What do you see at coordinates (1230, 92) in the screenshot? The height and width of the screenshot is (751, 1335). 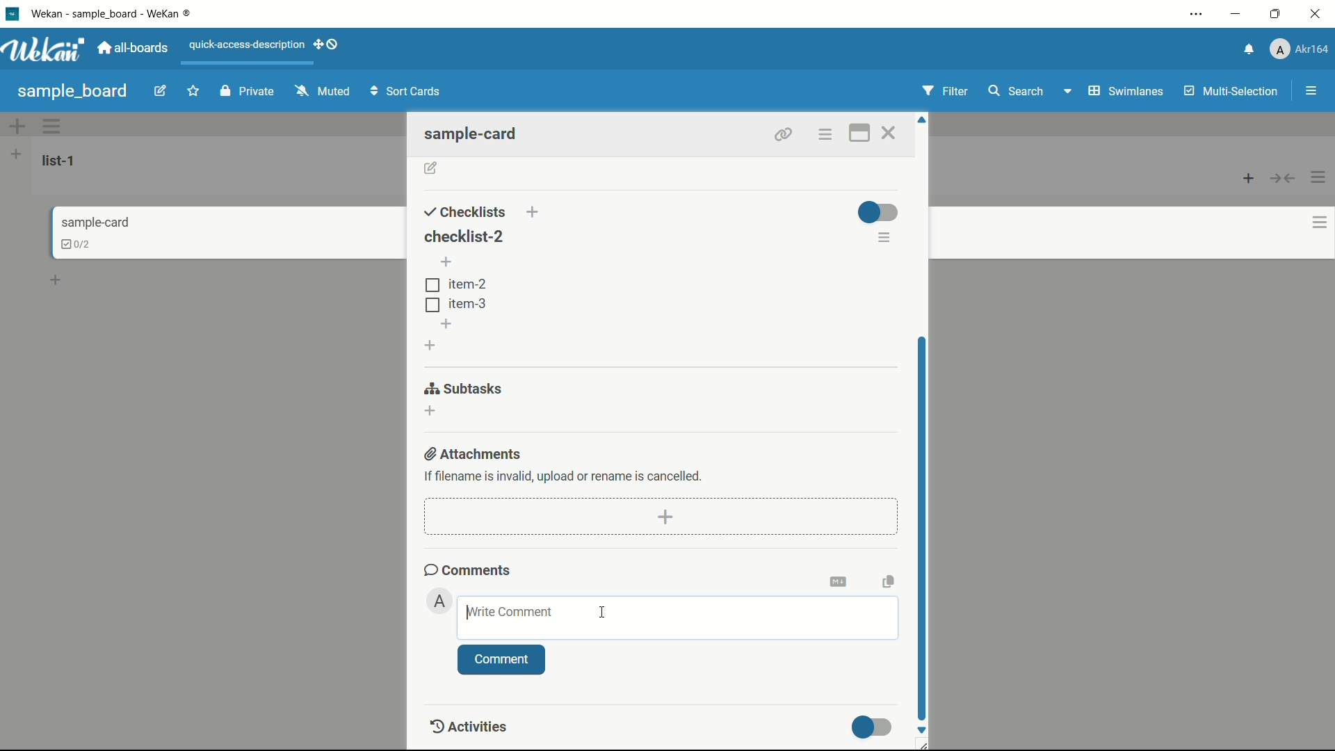 I see `multi selection` at bounding box center [1230, 92].